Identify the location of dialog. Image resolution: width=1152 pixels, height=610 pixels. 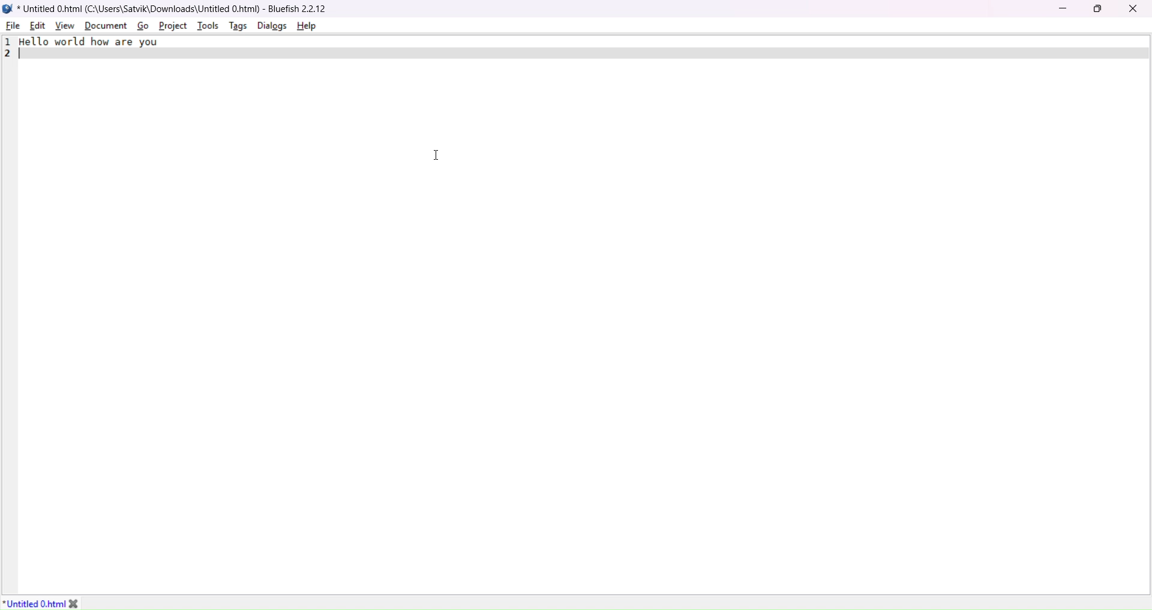
(272, 26).